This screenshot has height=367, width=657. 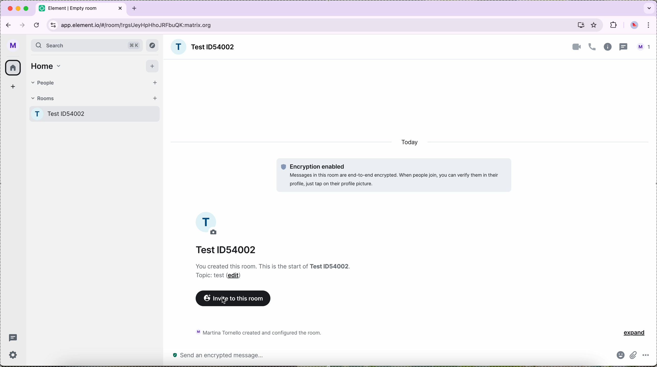 What do you see at coordinates (7, 25) in the screenshot?
I see `navigate back` at bounding box center [7, 25].